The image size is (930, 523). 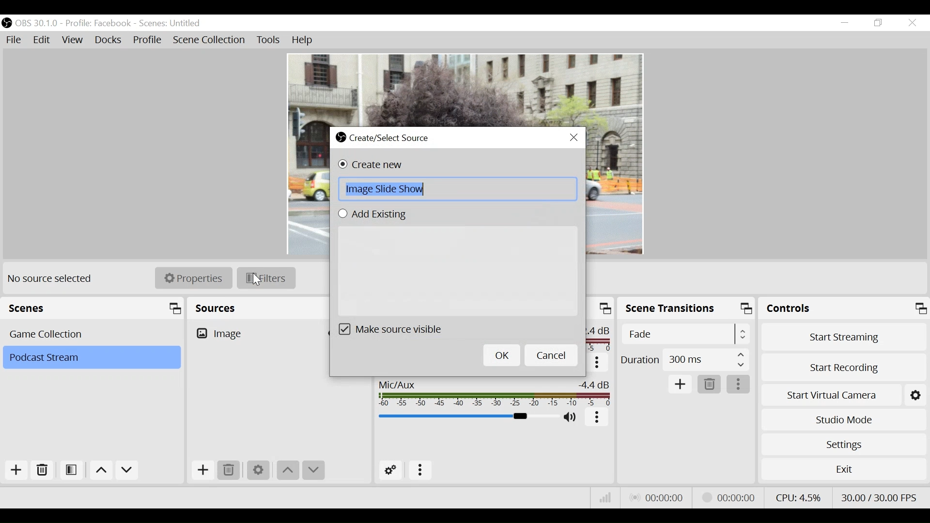 I want to click on Close, so click(x=574, y=138).